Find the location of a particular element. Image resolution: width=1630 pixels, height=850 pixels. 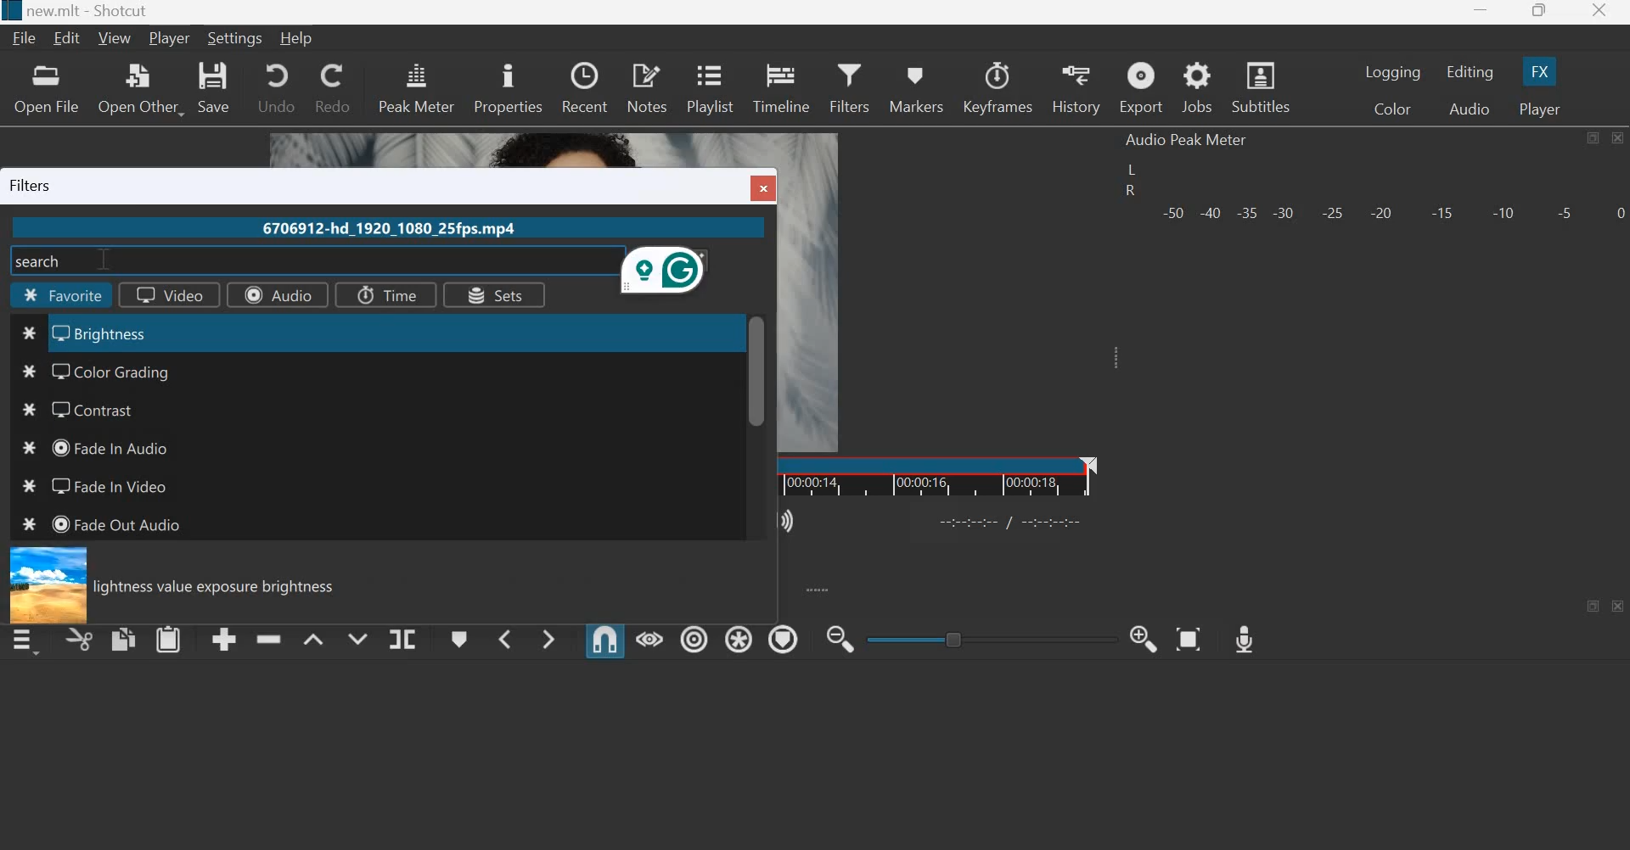

Fade out Audio is located at coordinates (121, 524).